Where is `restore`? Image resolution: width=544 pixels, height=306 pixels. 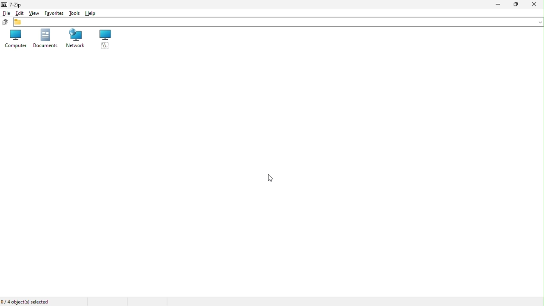 restore is located at coordinates (518, 5).